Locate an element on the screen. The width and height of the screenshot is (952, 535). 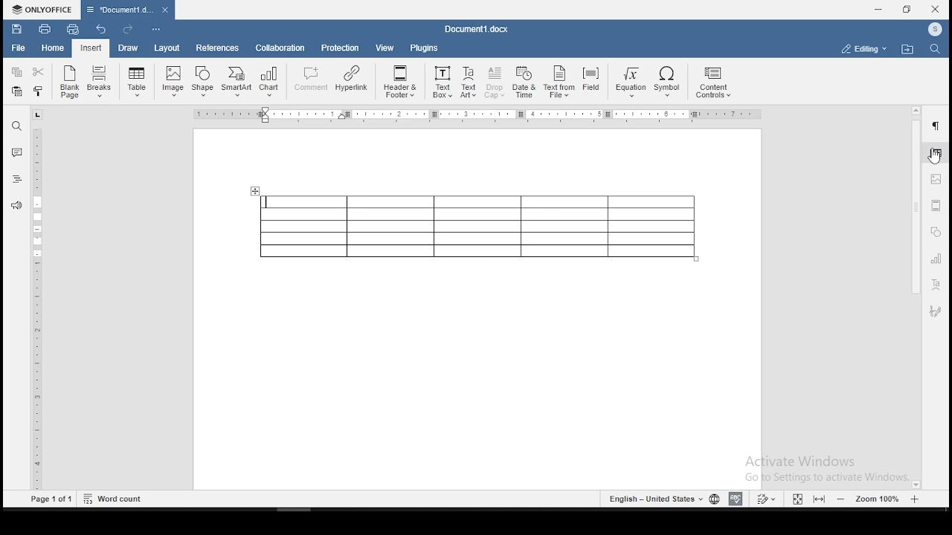
redo is located at coordinates (126, 29).